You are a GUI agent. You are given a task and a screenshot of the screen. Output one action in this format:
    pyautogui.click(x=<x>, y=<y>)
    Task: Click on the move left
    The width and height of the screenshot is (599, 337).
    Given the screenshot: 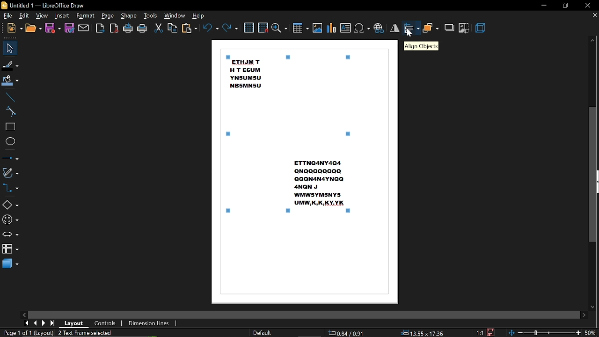 What is the action you would take?
    pyautogui.click(x=24, y=314)
    